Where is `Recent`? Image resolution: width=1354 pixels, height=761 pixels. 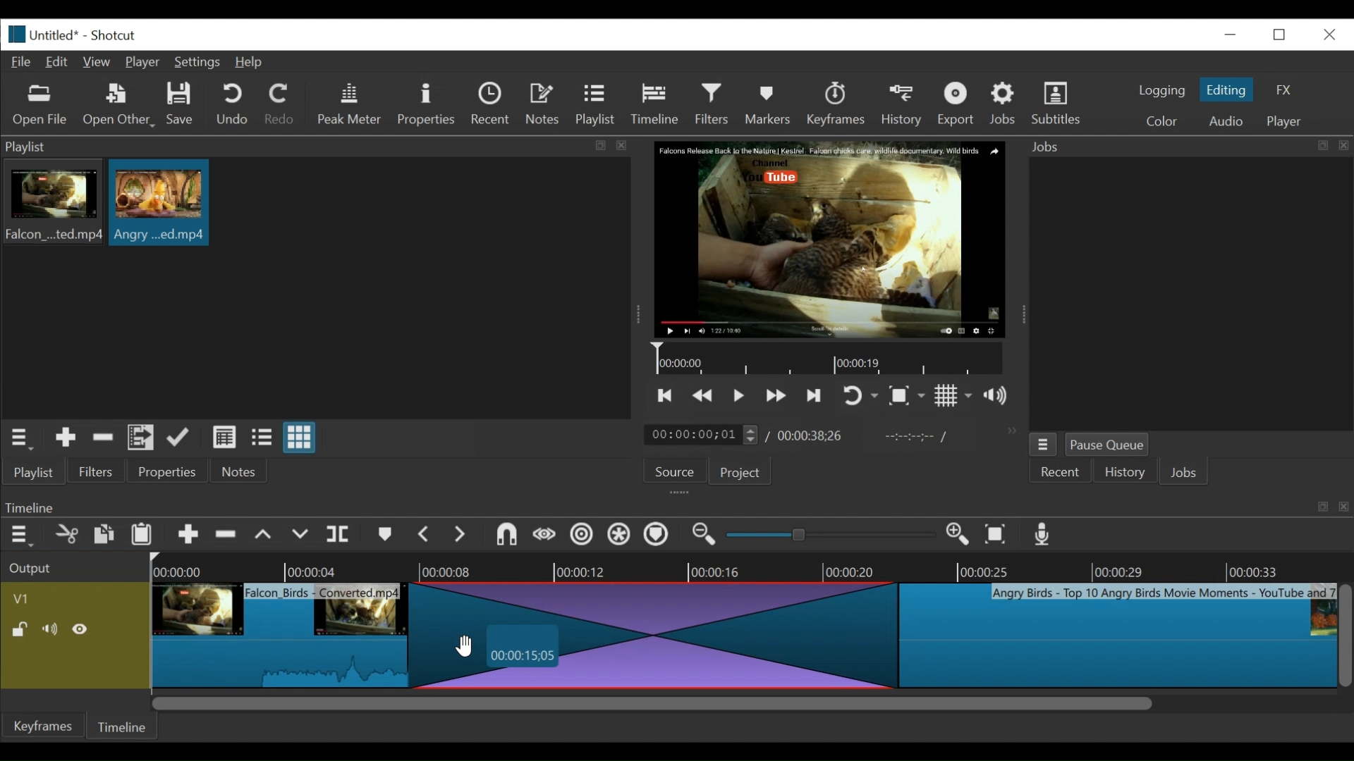
Recent is located at coordinates (494, 106).